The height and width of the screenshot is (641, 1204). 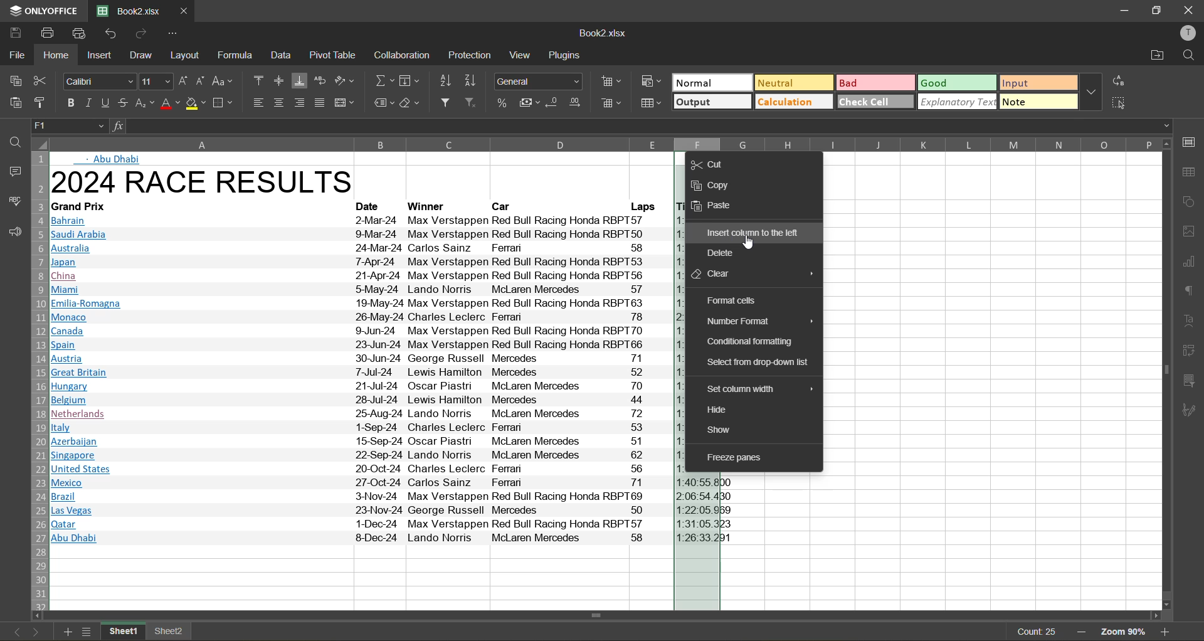 I want to click on open location, so click(x=1154, y=55).